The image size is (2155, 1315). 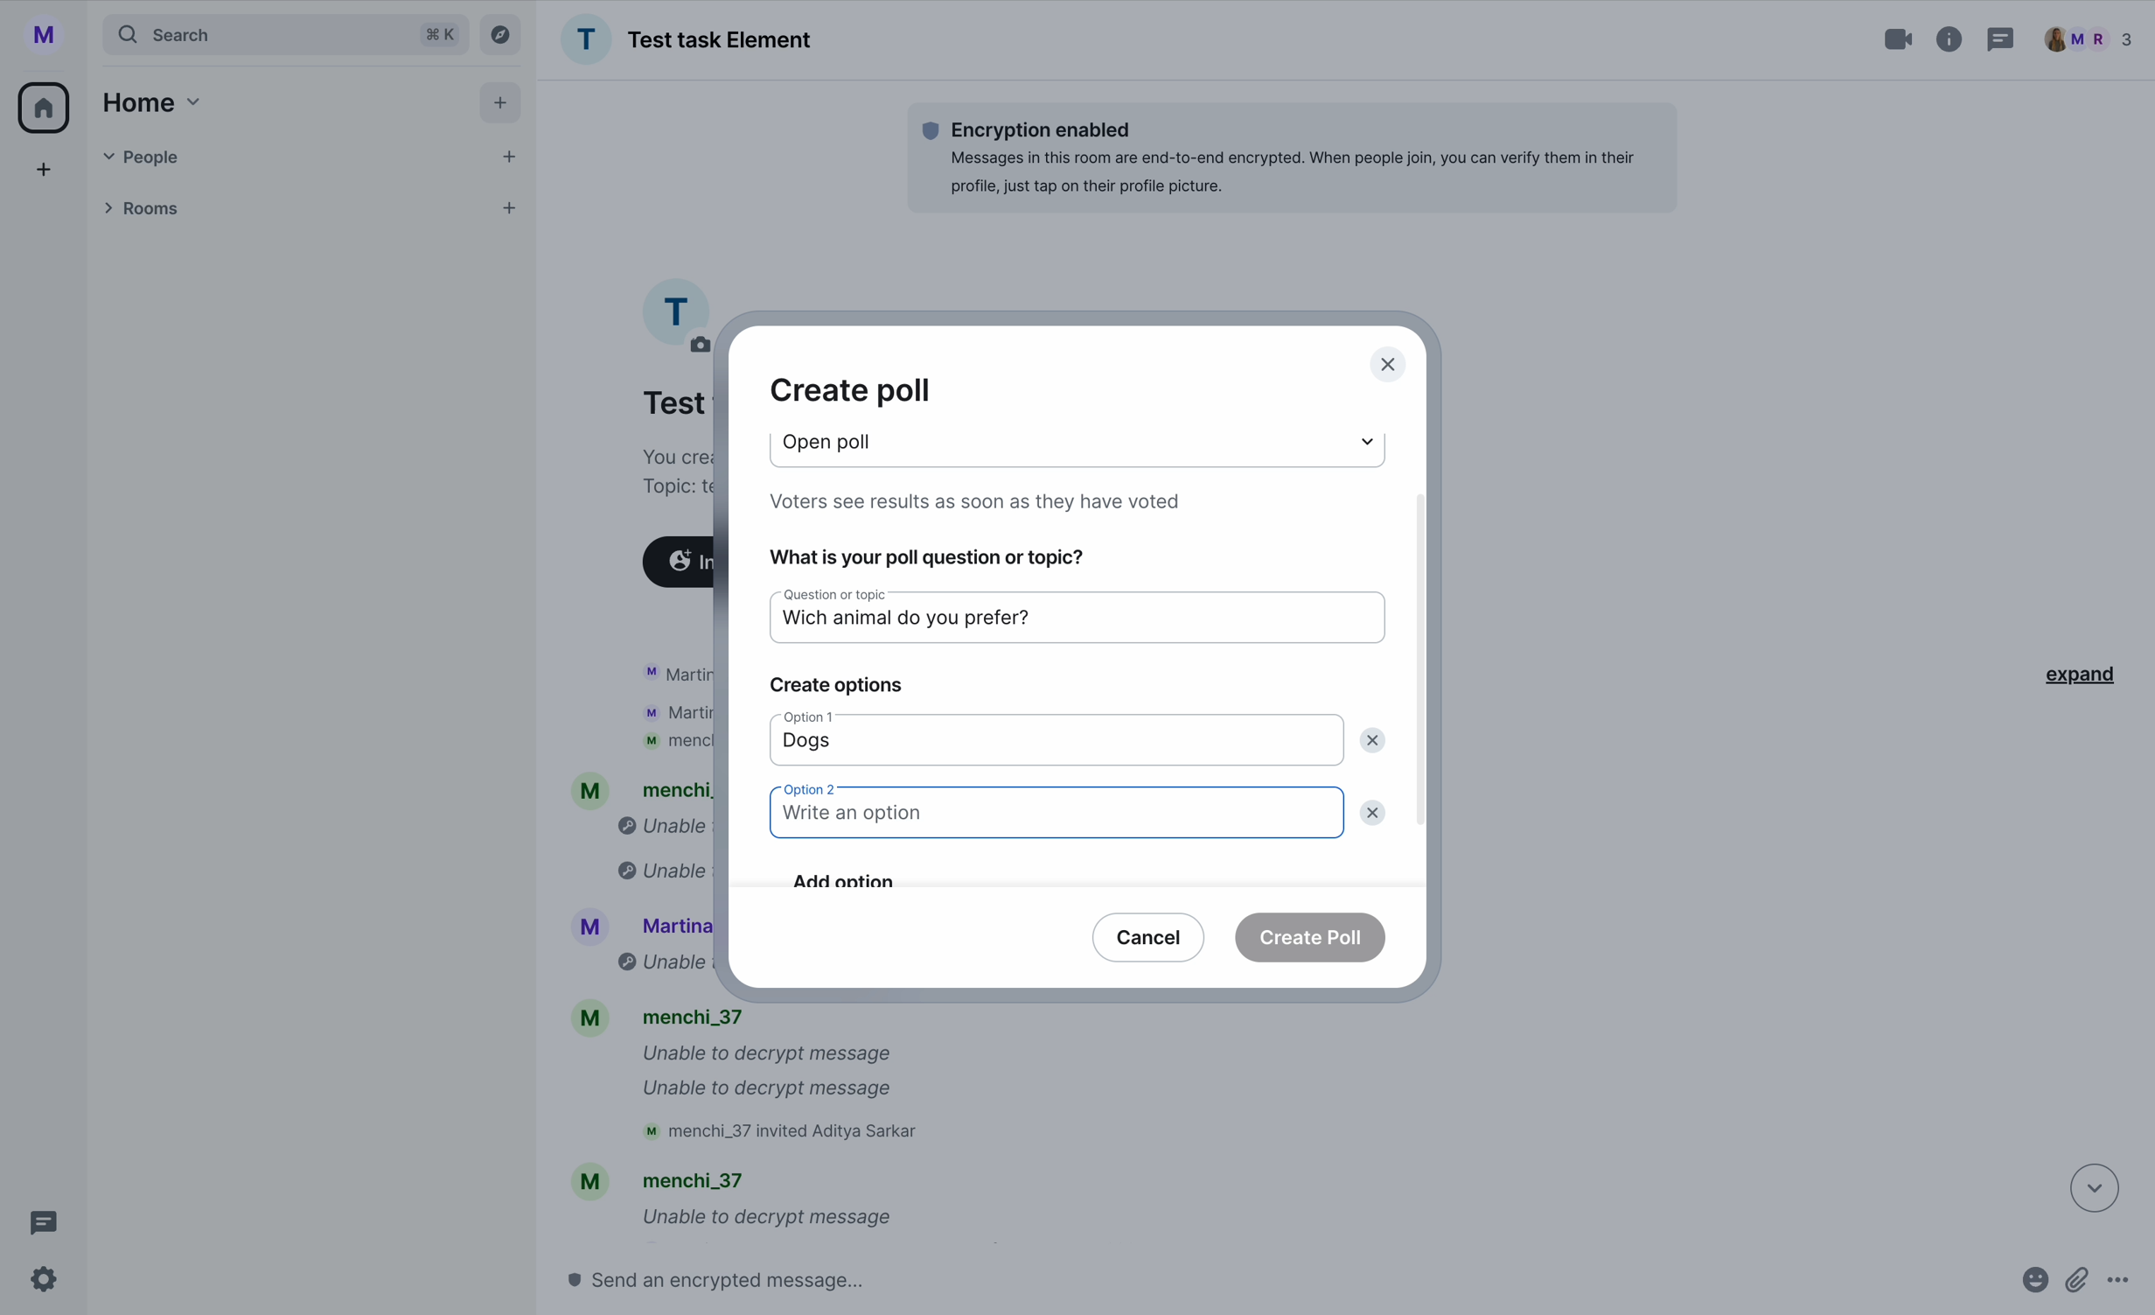 What do you see at coordinates (988, 502) in the screenshot?
I see `Voters see results as soon as they have voted` at bounding box center [988, 502].